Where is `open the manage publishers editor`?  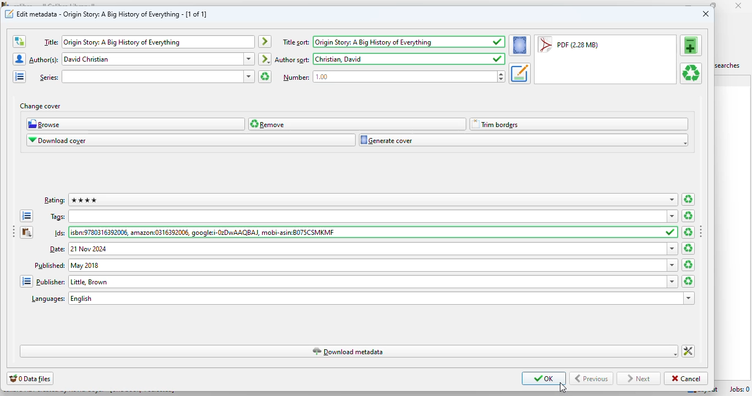
open the manage publishers editor is located at coordinates (26, 282).